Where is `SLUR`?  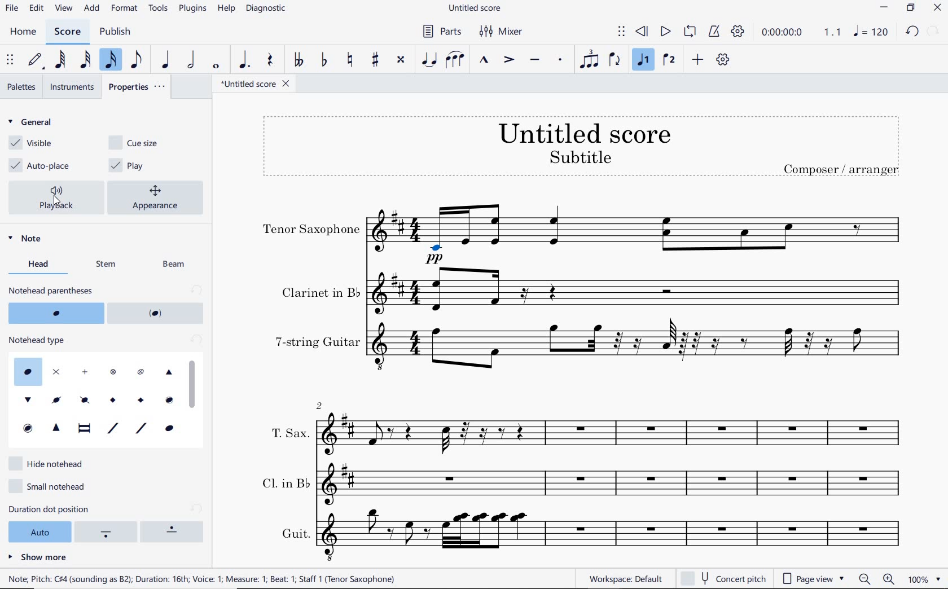
SLUR is located at coordinates (457, 60).